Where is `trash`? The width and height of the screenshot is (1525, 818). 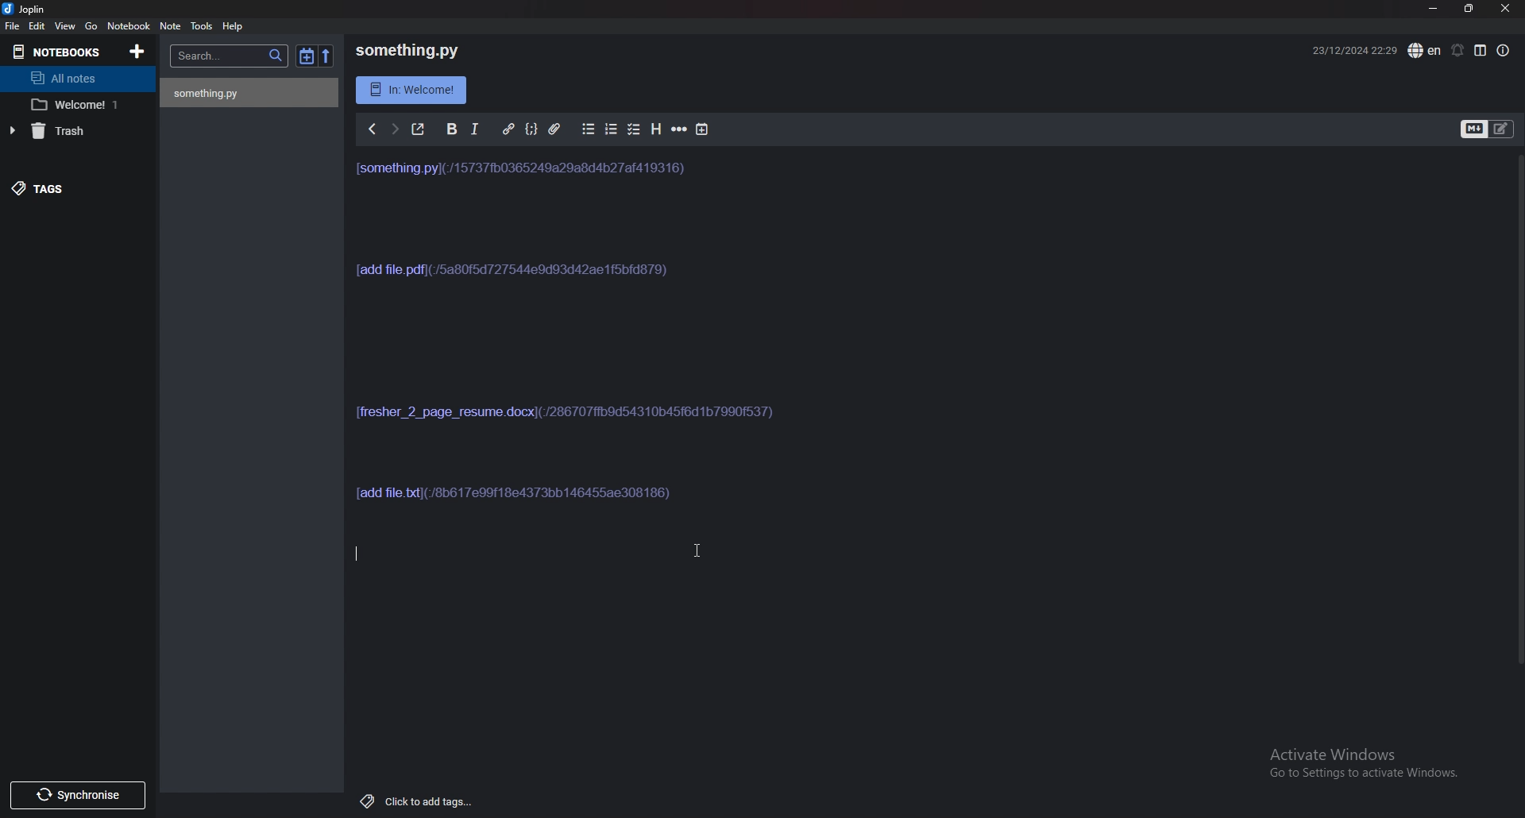
trash is located at coordinates (69, 132).